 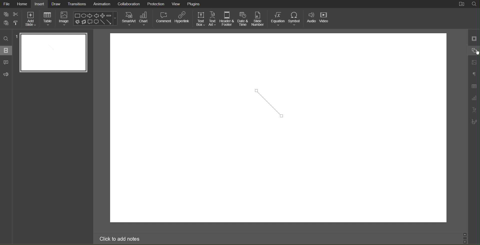 I want to click on Click to add notes, so click(x=120, y=239).